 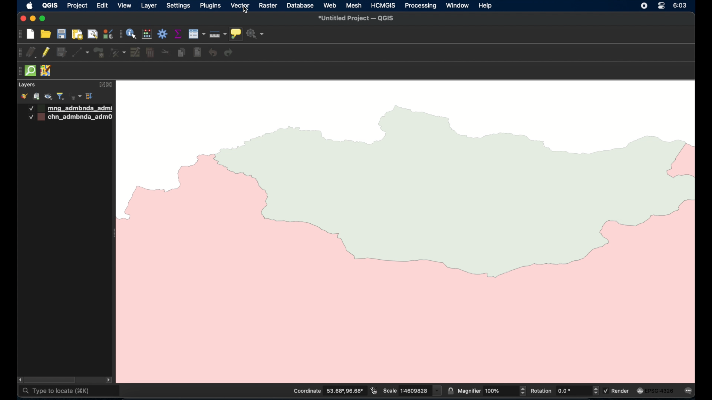 What do you see at coordinates (109, 381) in the screenshot?
I see `scroll right` at bounding box center [109, 381].